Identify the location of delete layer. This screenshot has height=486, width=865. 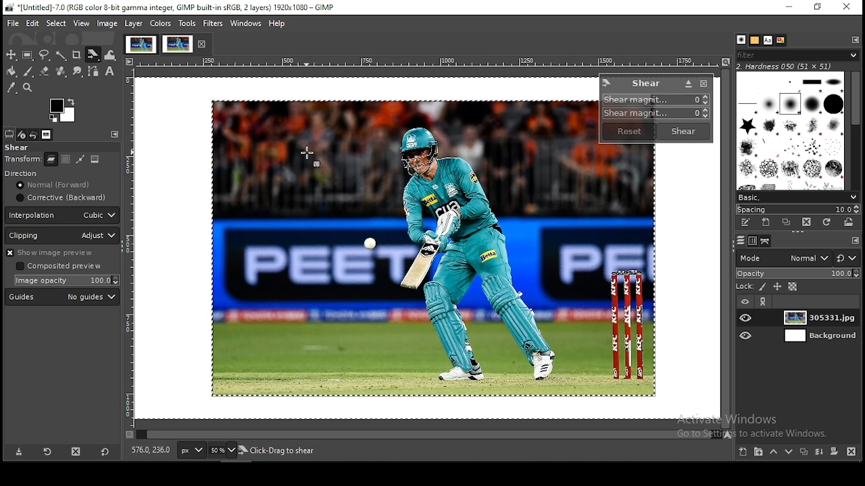
(852, 452).